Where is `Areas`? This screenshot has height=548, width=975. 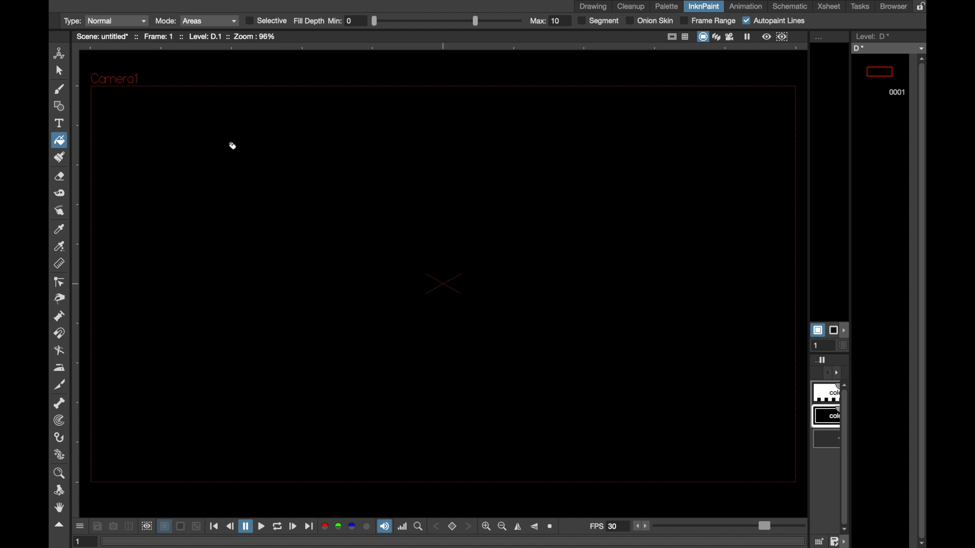 Areas is located at coordinates (209, 20).